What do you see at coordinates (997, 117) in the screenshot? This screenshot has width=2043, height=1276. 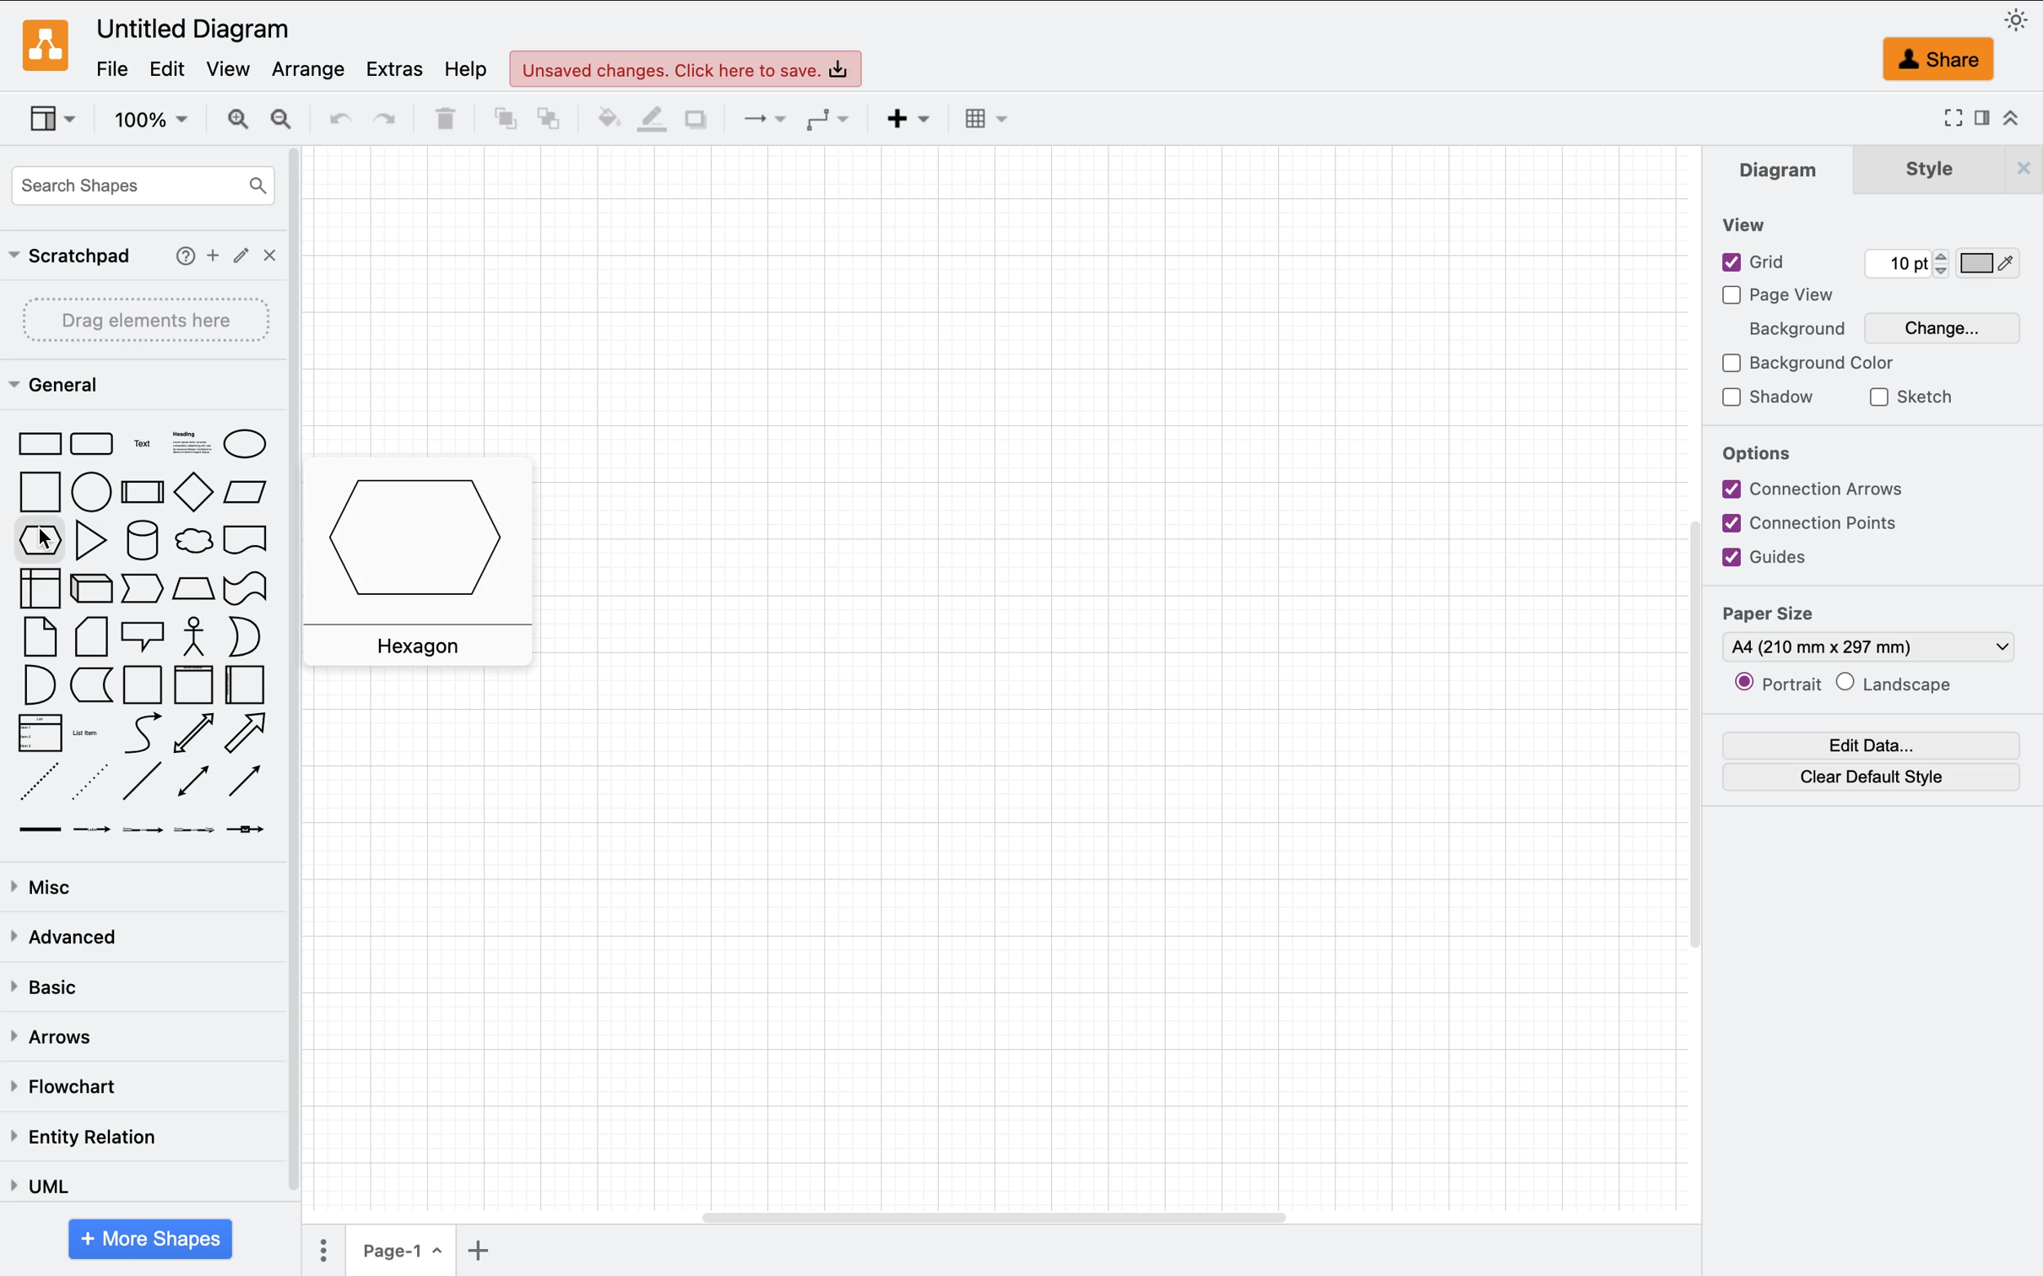 I see `table` at bounding box center [997, 117].